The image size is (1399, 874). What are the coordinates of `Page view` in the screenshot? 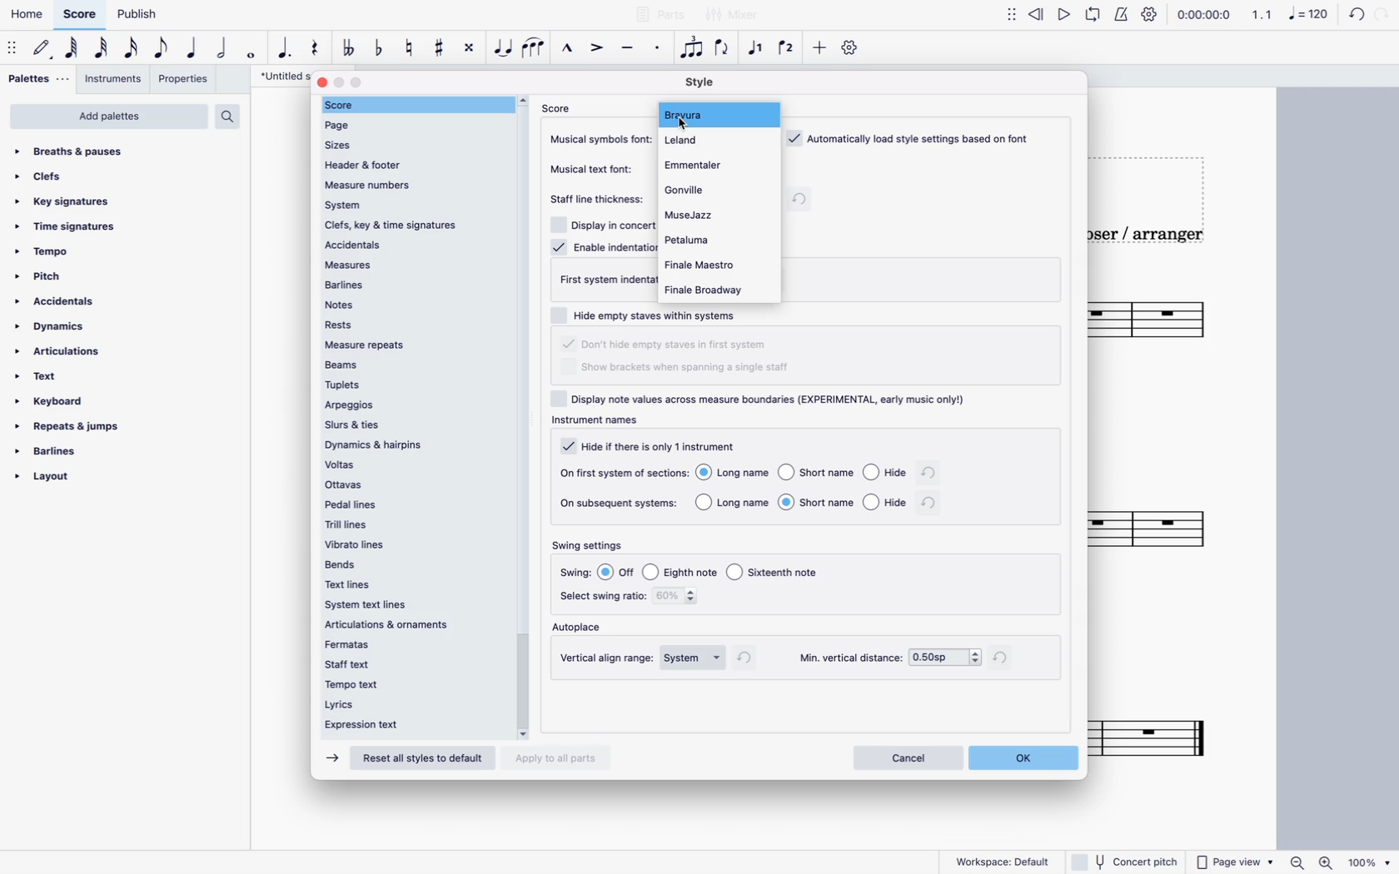 It's located at (1236, 862).